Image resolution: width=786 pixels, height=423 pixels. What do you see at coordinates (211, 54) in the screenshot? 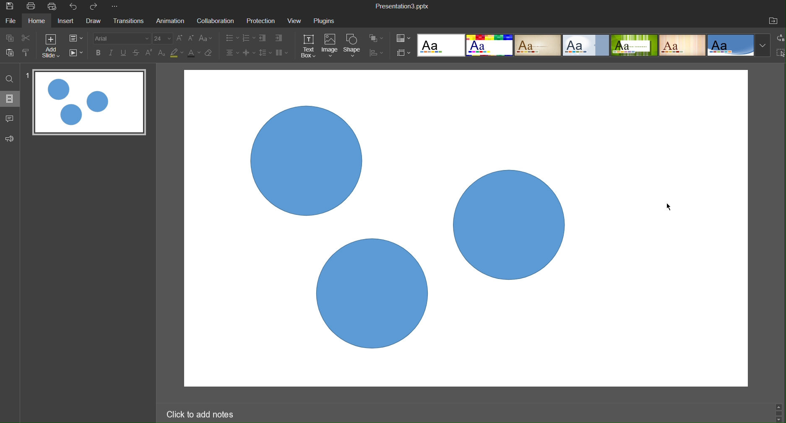
I see `Erase Style` at bounding box center [211, 54].